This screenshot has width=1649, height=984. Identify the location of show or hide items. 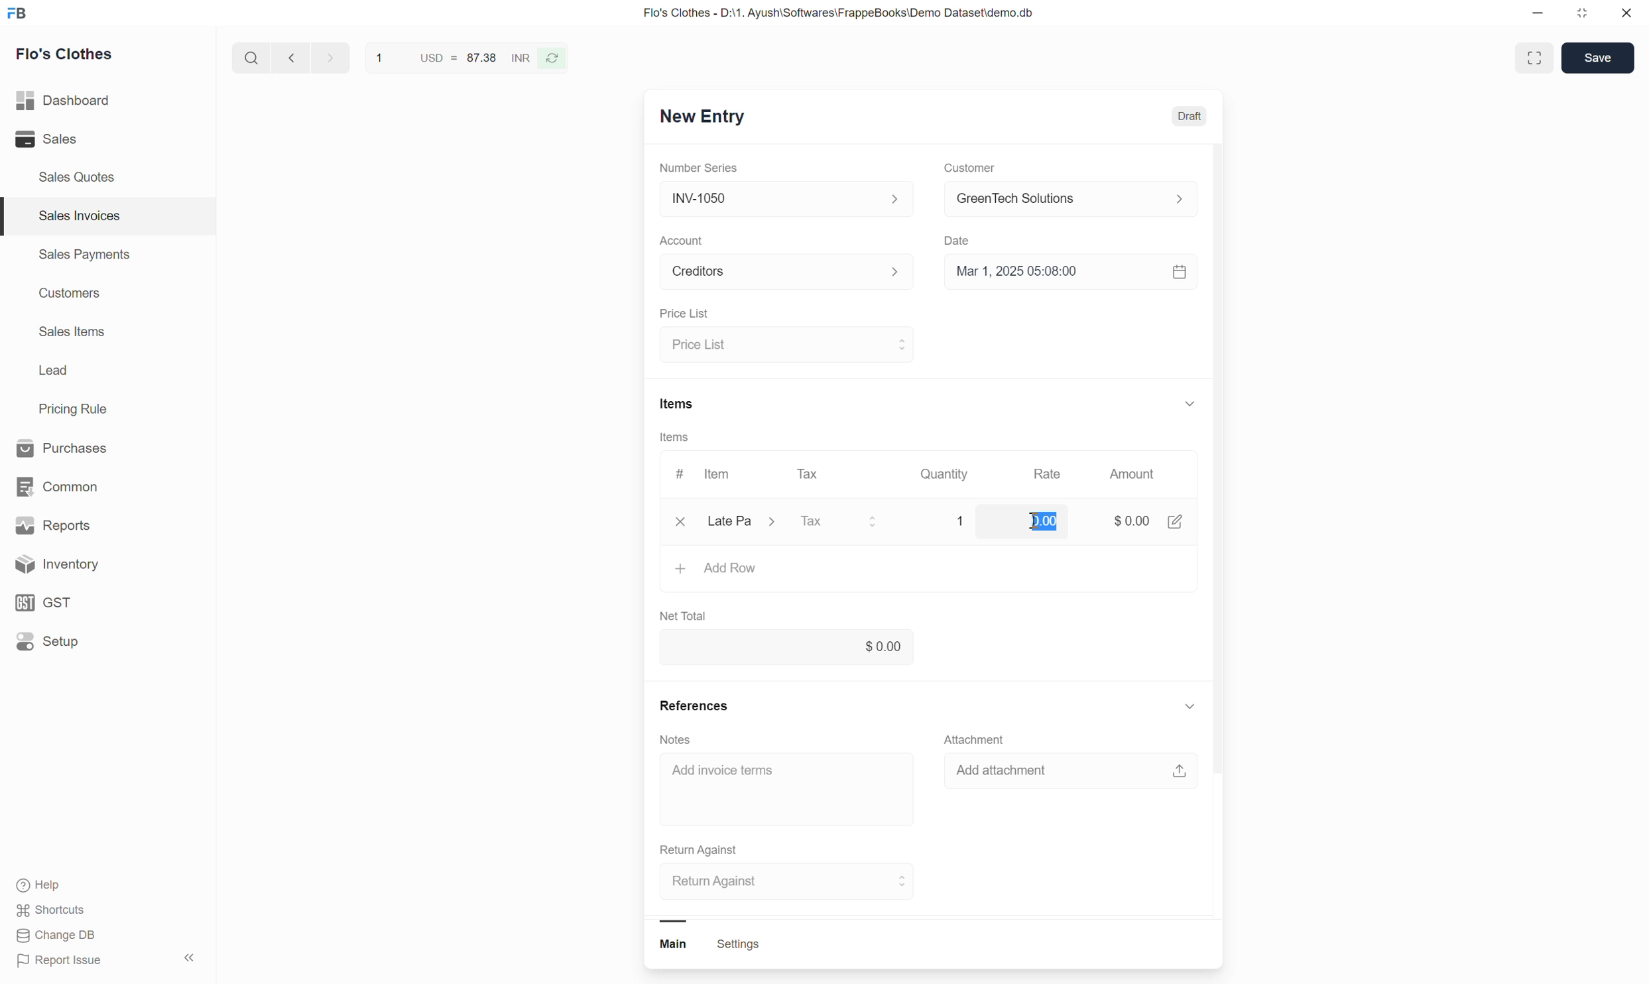
(1190, 400).